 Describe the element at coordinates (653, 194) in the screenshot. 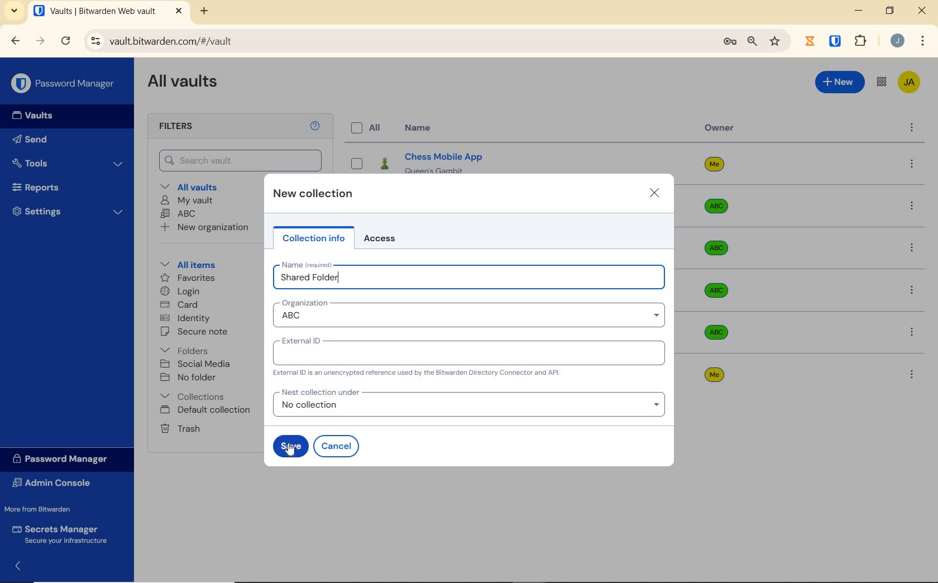

I see `close` at that location.